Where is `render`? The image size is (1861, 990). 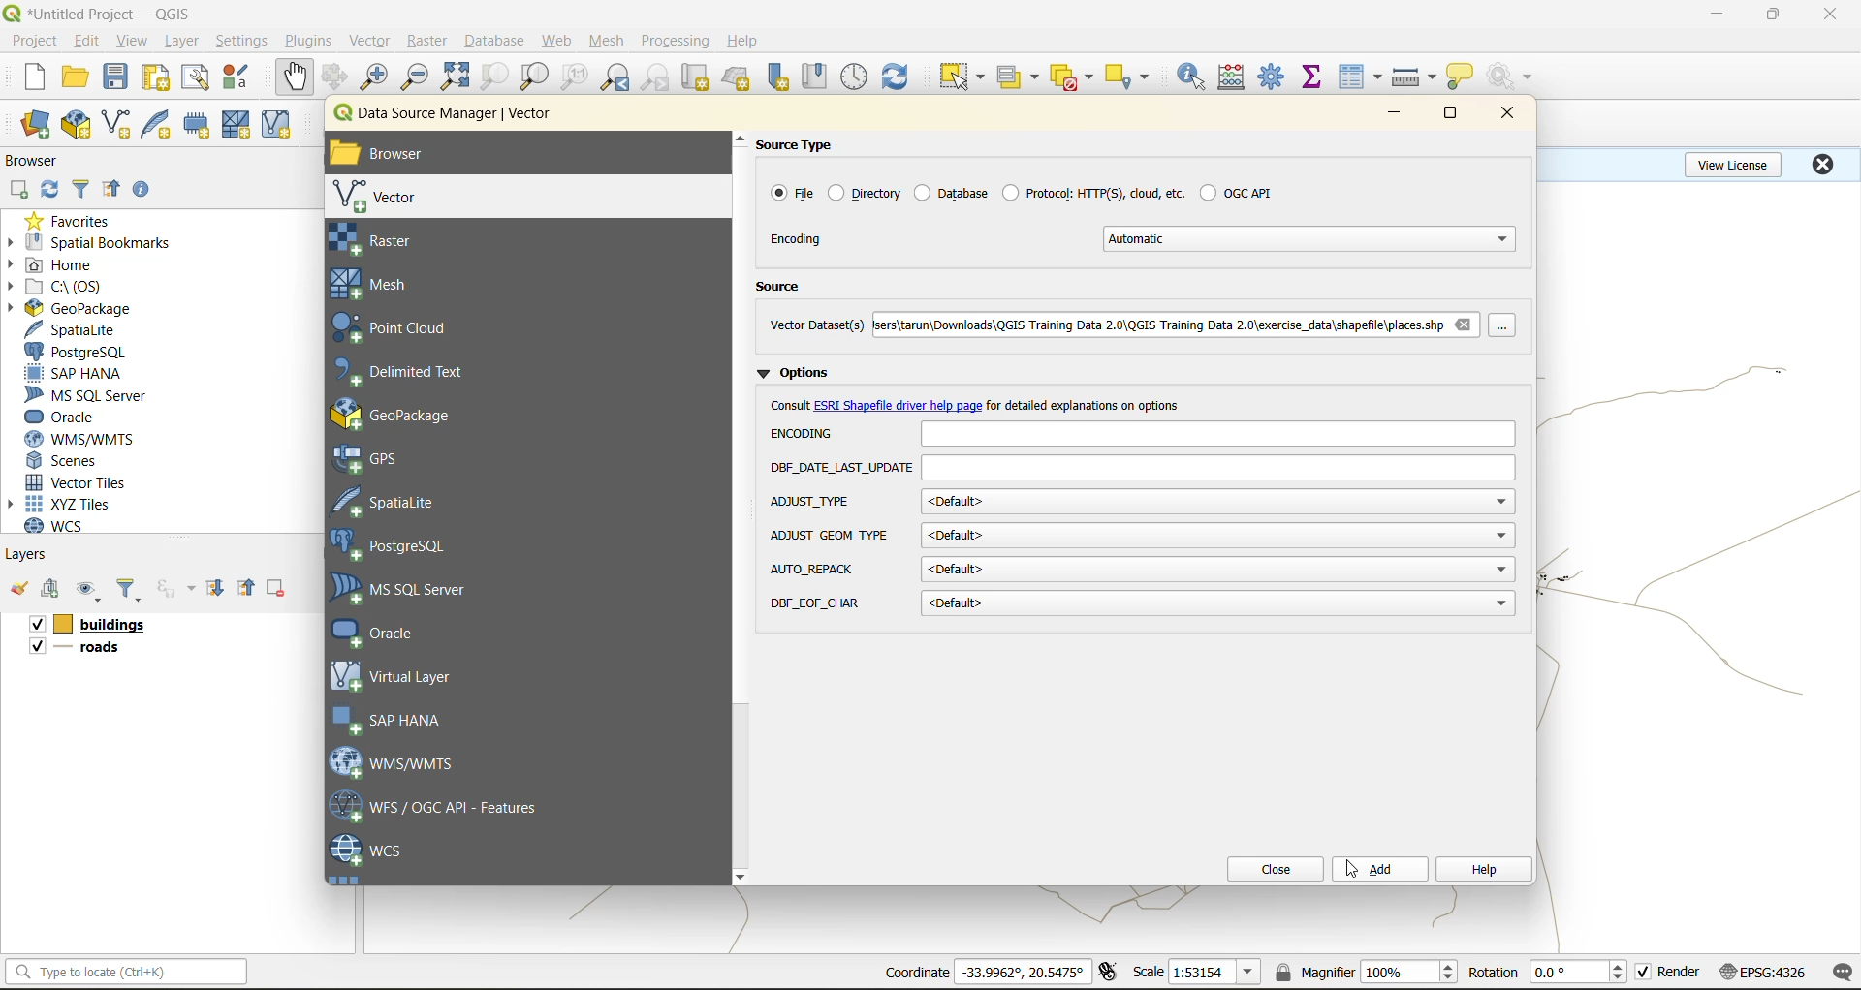
render is located at coordinates (1681, 972).